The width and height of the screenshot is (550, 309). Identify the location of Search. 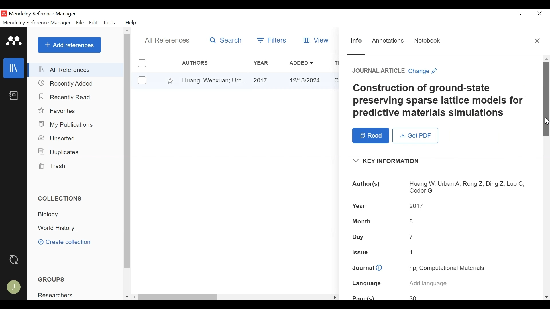
(226, 41).